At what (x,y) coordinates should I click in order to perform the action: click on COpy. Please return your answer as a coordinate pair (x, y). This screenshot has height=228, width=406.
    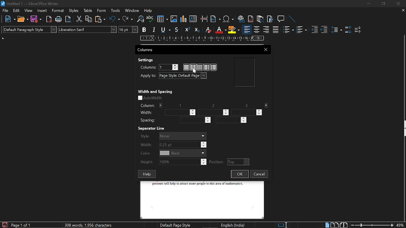
    Looking at the image, I should click on (89, 19).